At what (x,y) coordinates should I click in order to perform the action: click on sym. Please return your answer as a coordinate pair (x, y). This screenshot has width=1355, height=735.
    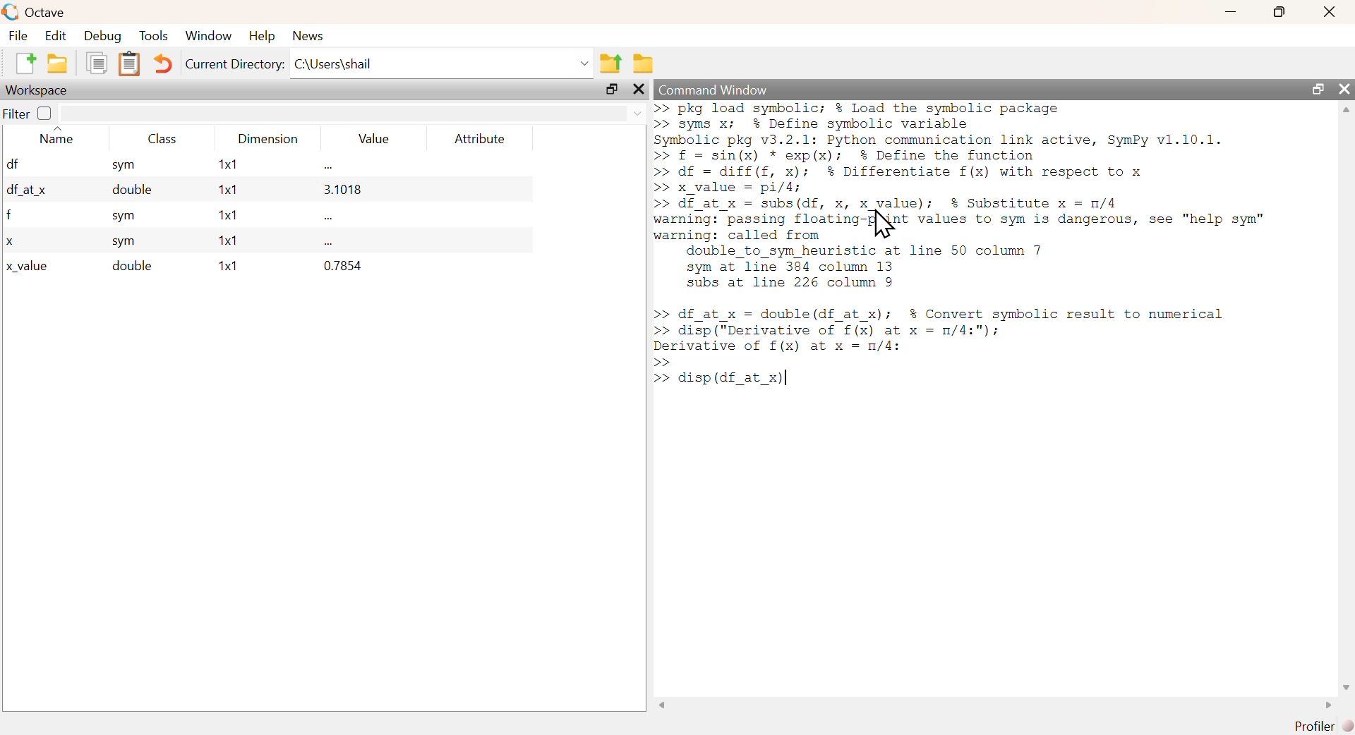
    Looking at the image, I should click on (123, 166).